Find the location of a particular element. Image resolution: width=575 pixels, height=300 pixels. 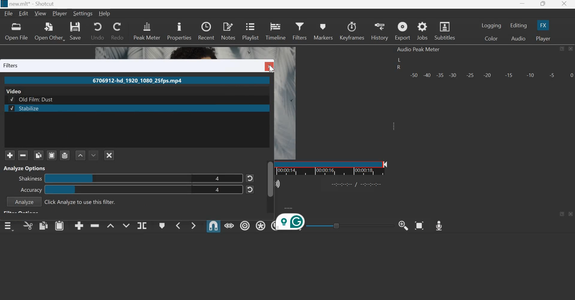

Overwrite is located at coordinates (126, 225).